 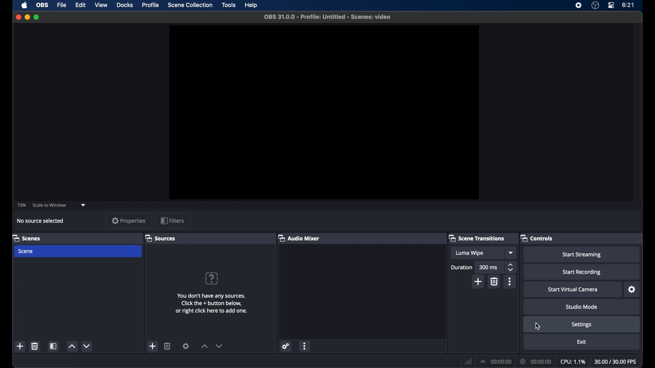 I want to click on view, so click(x=101, y=5).